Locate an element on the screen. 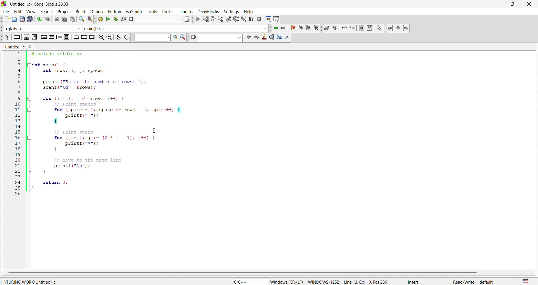 The image size is (538, 285). undo is located at coordinates (40, 19).